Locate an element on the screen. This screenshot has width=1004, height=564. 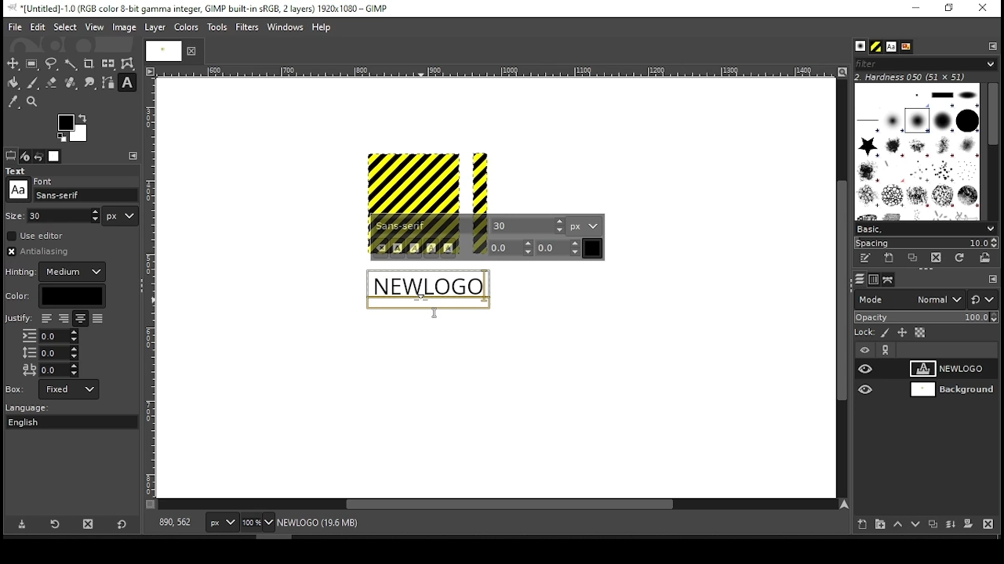
 is located at coordinates (949, 392).